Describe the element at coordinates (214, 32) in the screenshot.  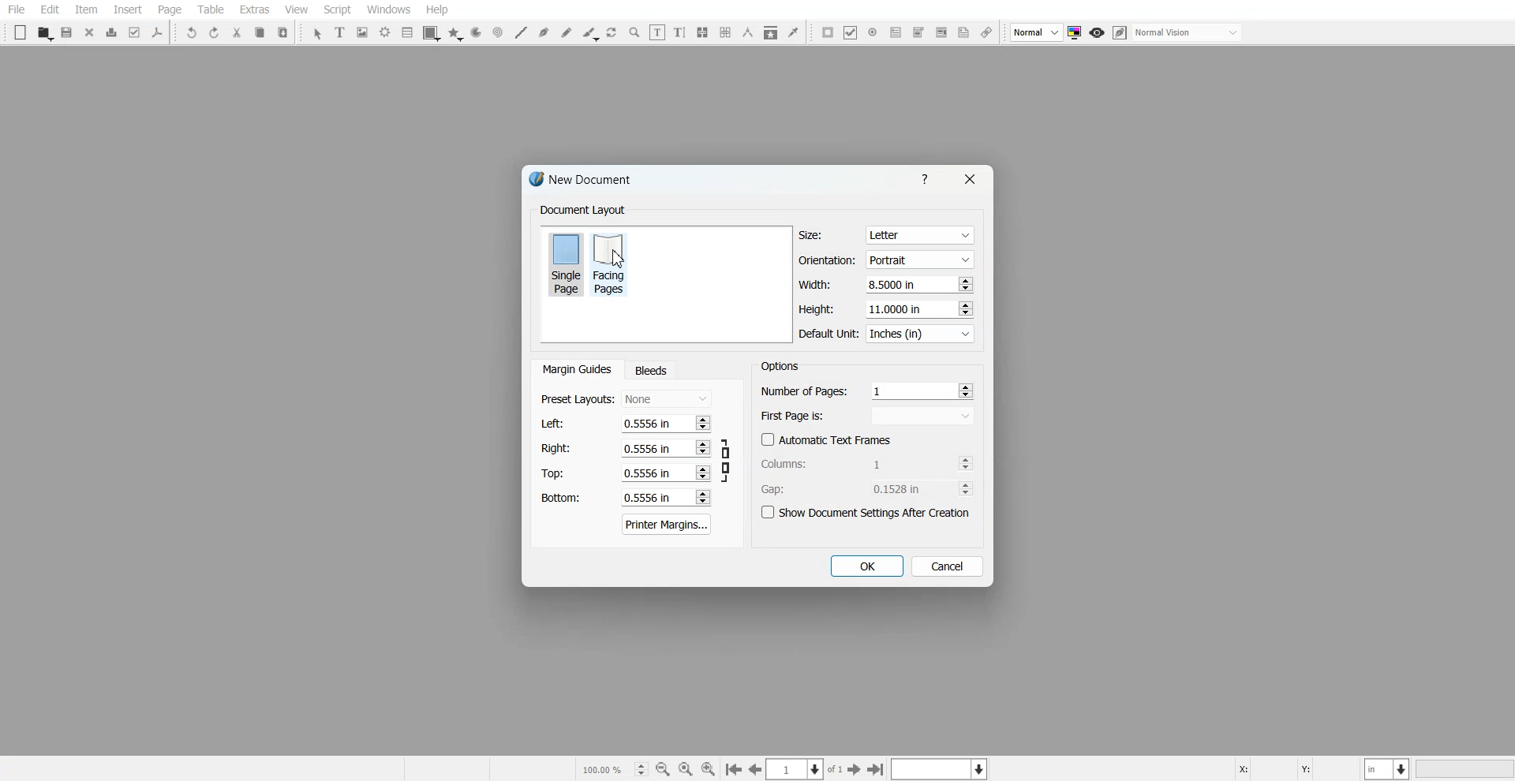
I see `Redo` at that location.